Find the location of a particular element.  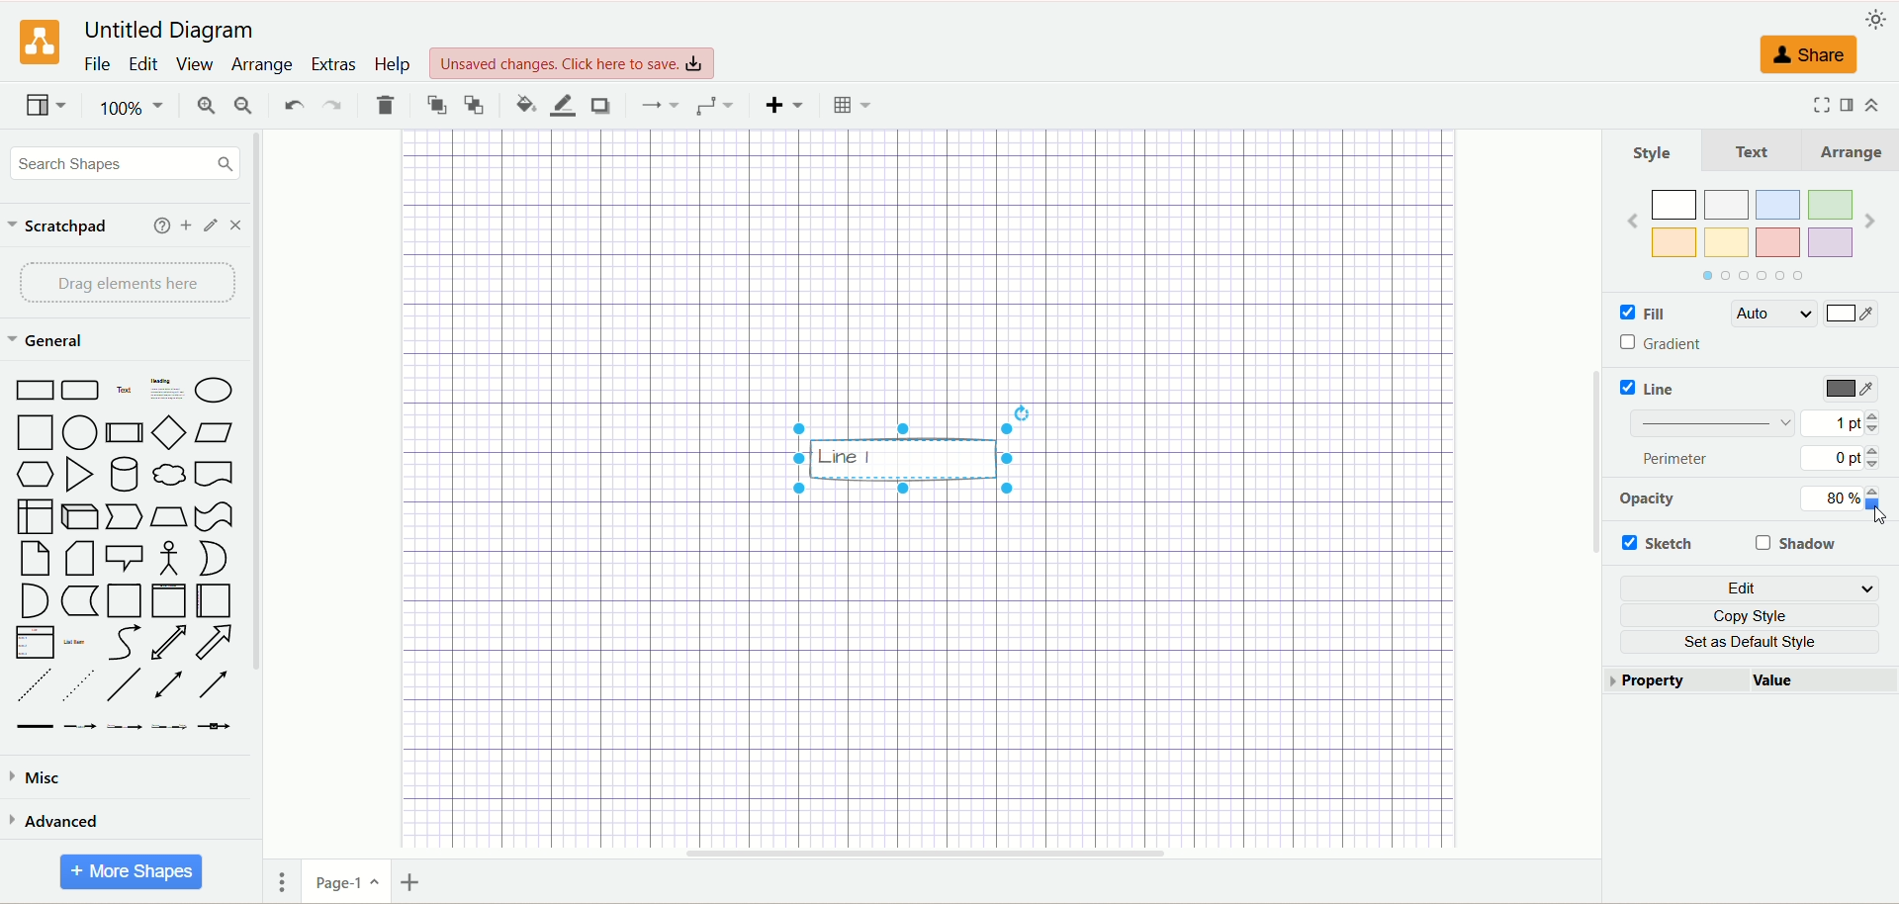

view is located at coordinates (45, 105).